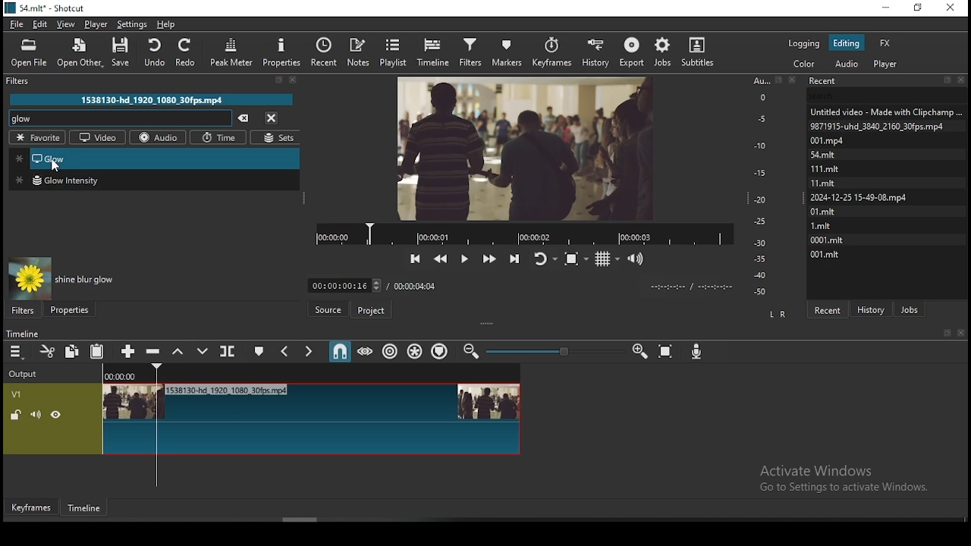 This screenshot has width=971, height=546. Describe the element at coordinates (97, 24) in the screenshot. I see `player` at that location.